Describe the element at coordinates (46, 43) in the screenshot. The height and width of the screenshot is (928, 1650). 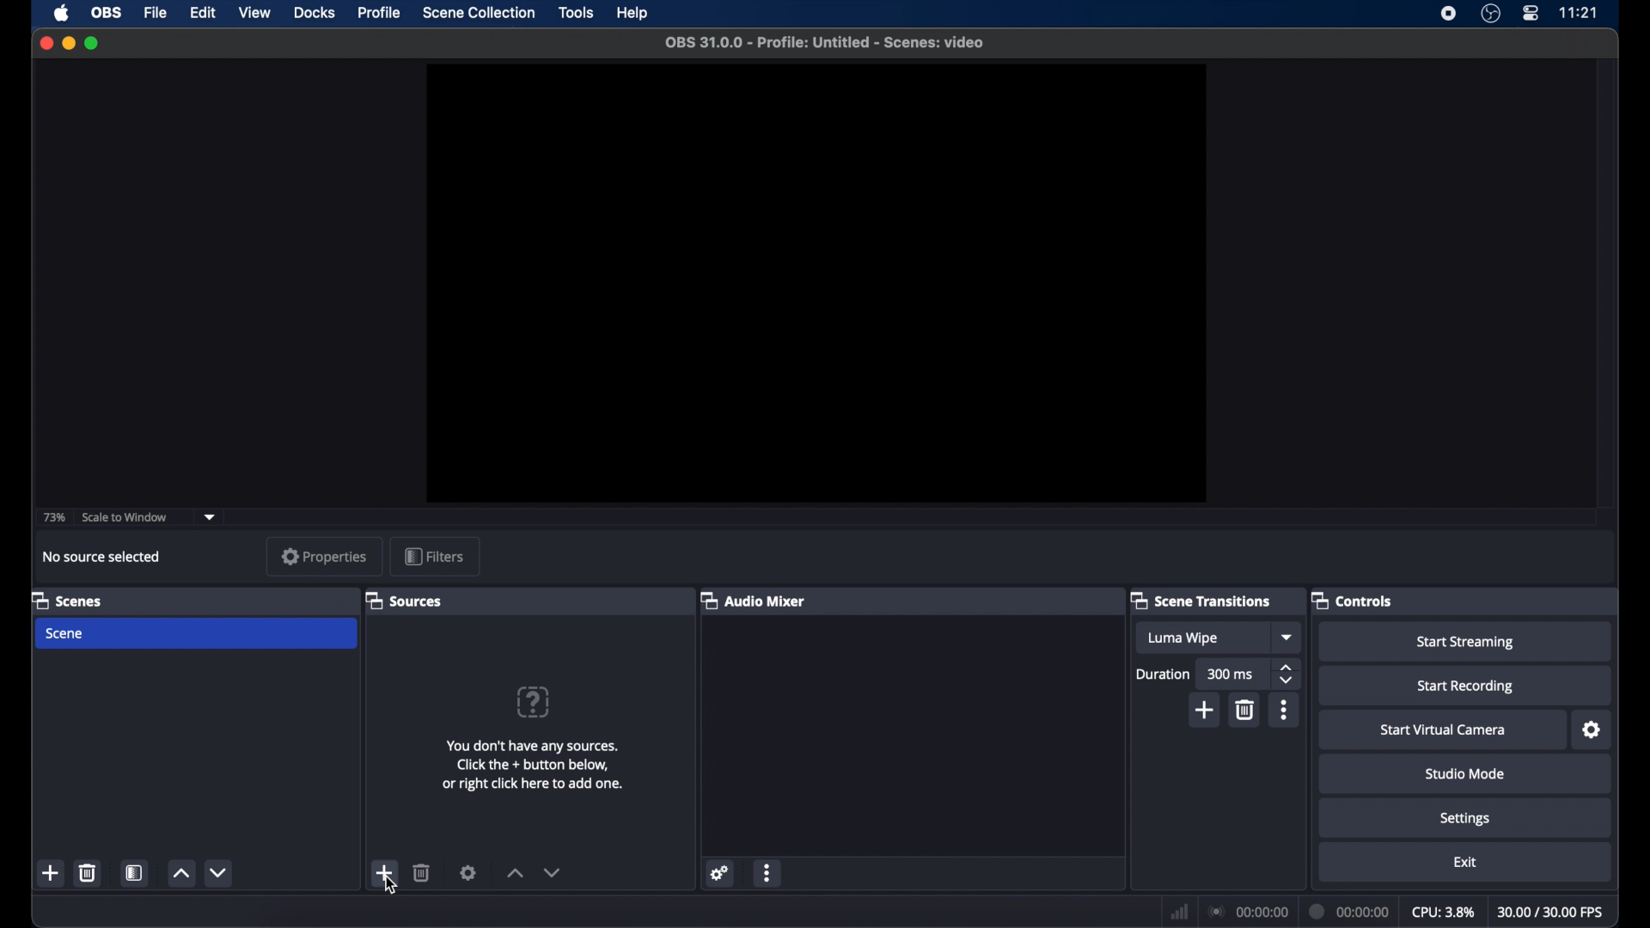
I see `close` at that location.